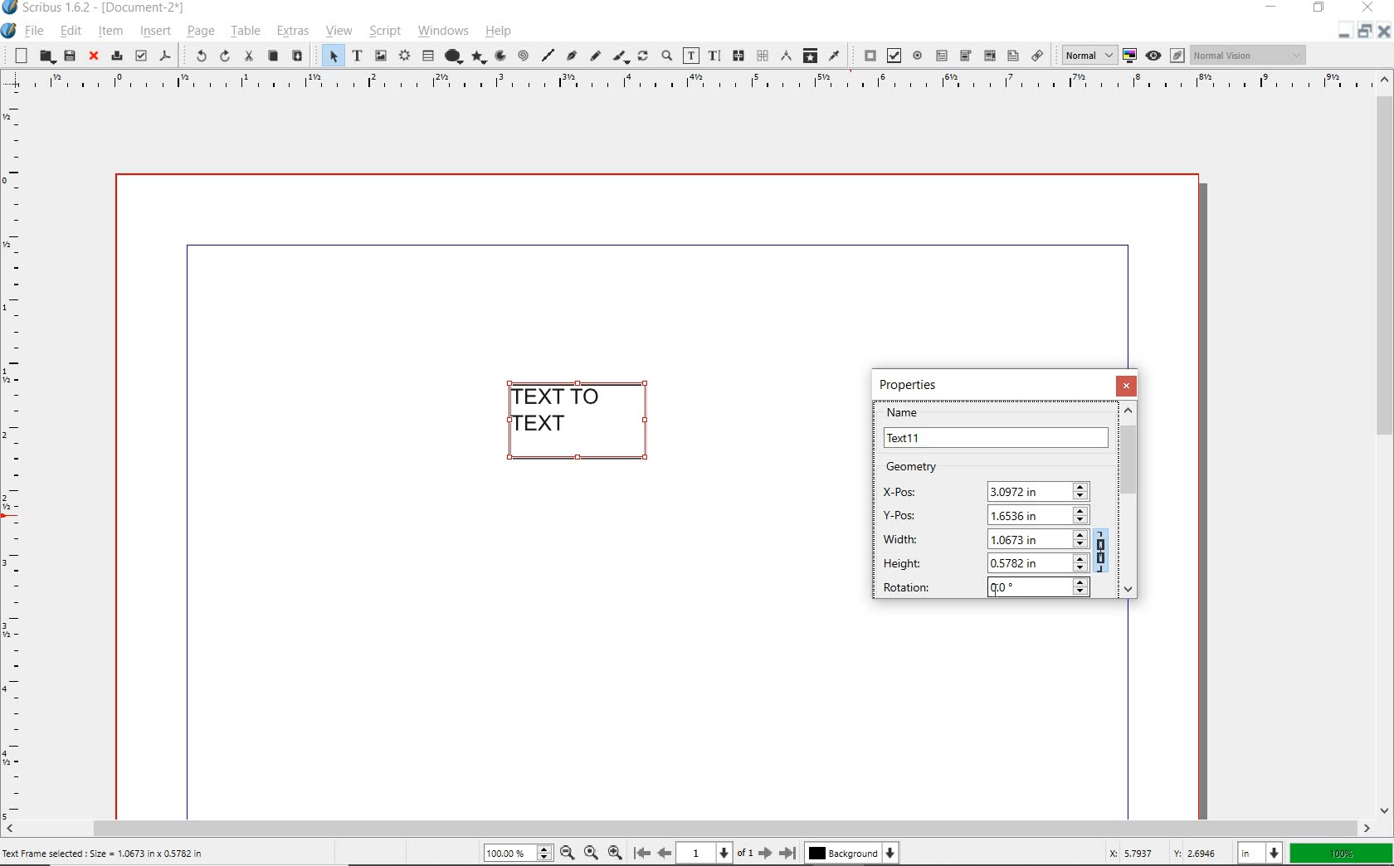  Describe the element at coordinates (768, 855) in the screenshot. I see `move to next` at that location.